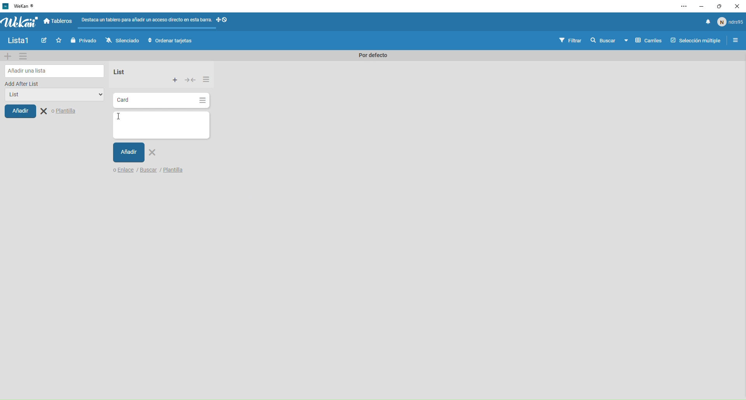 The height and width of the screenshot is (400, 746). Describe the element at coordinates (120, 118) in the screenshot. I see `Cursor` at that location.